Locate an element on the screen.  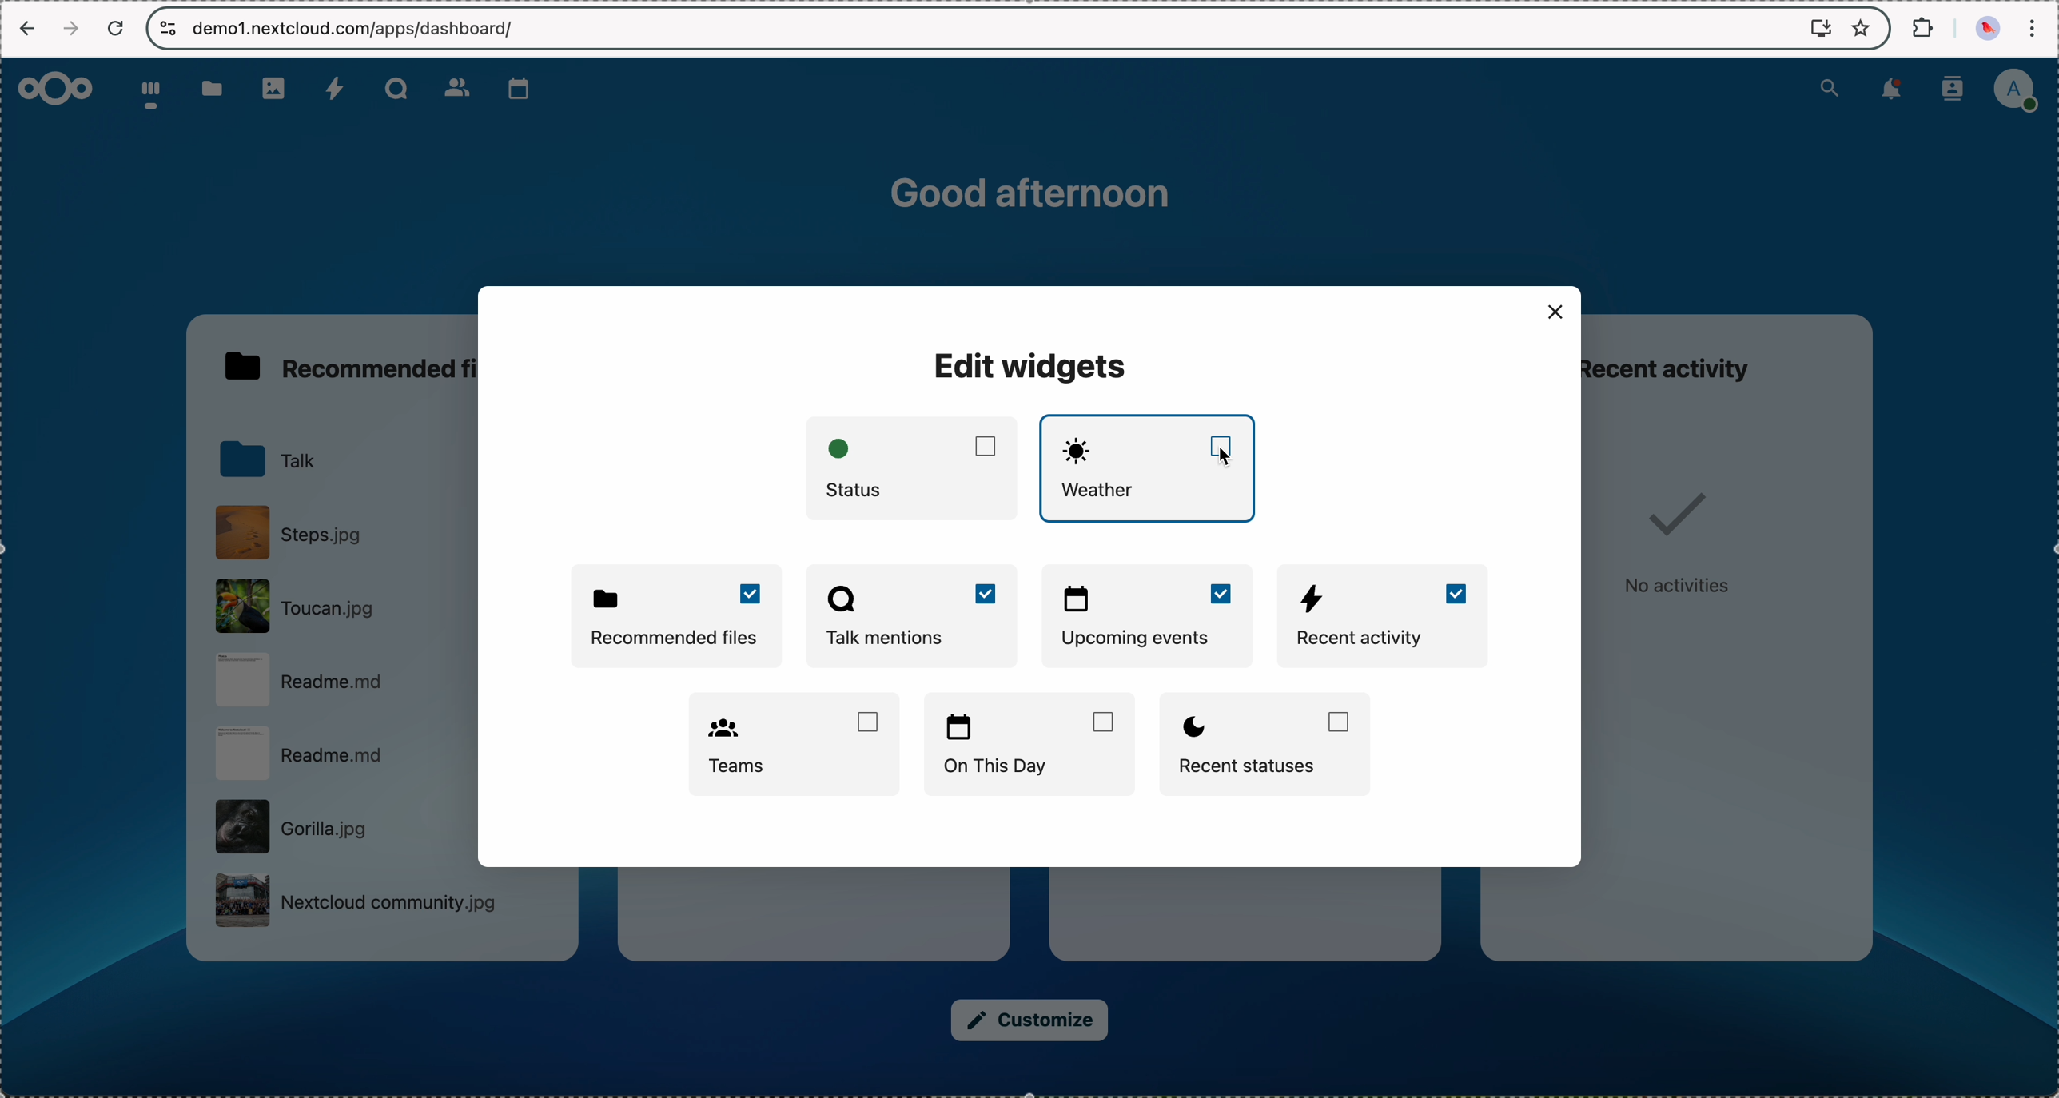
refresh the page is located at coordinates (122, 30).